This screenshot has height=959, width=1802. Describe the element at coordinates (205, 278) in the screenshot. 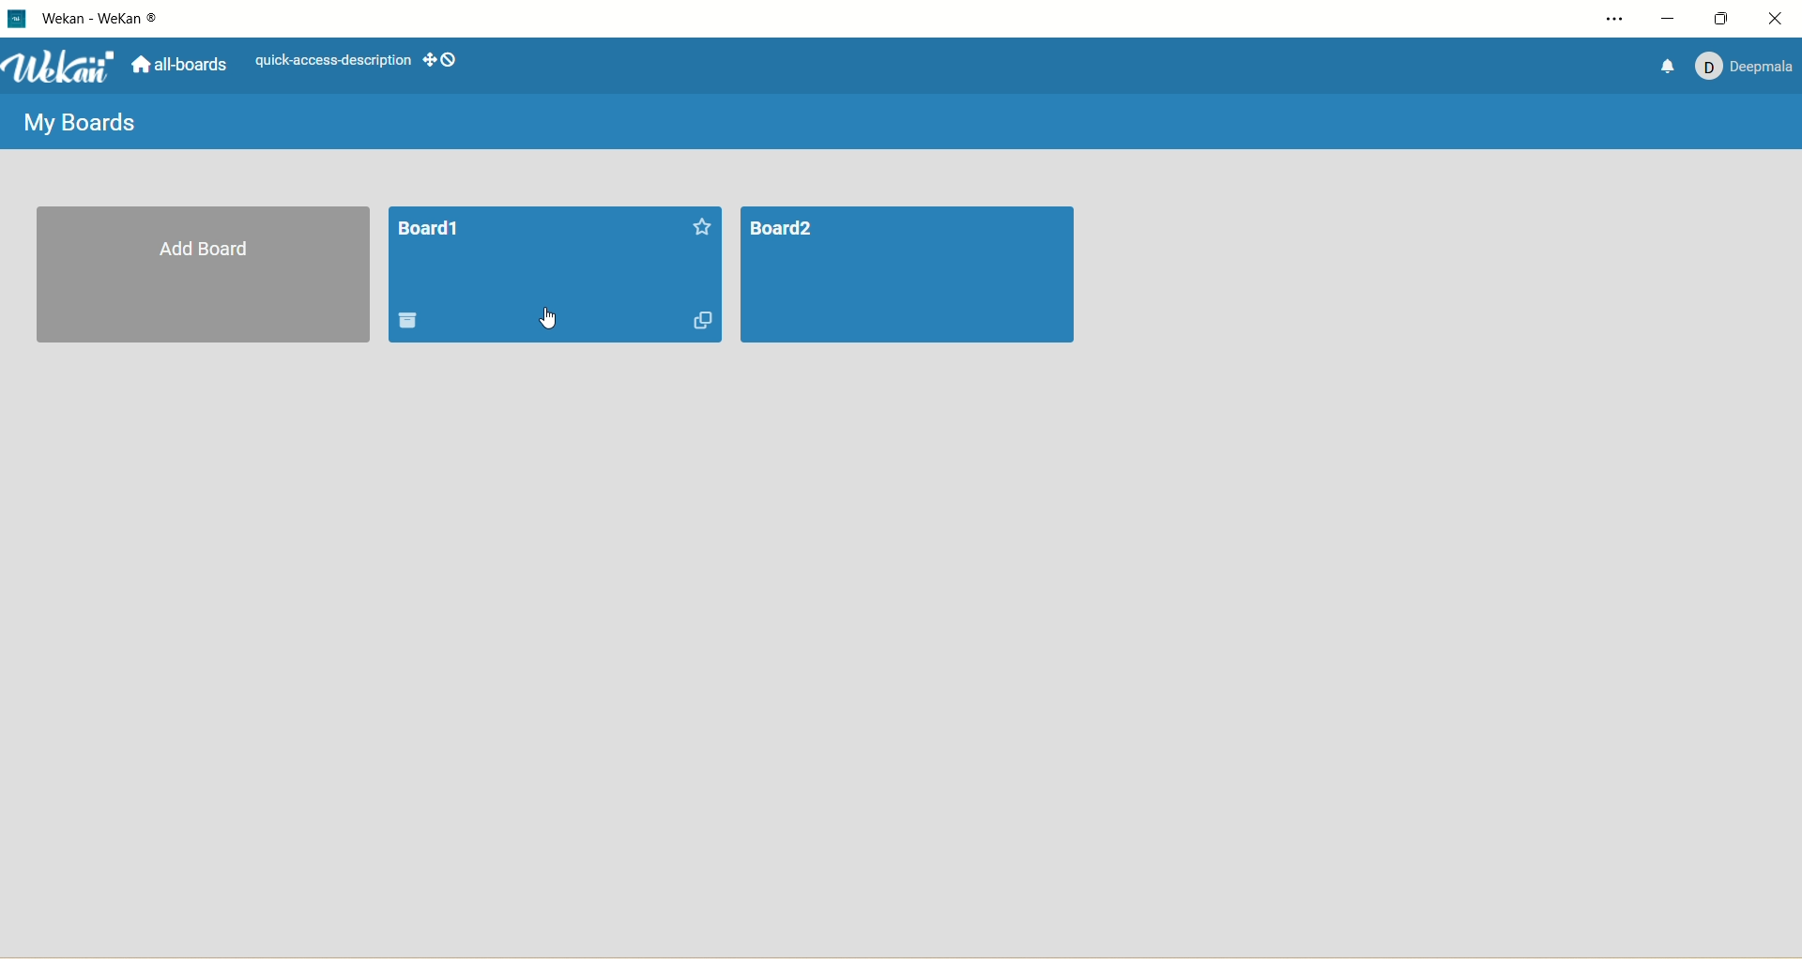

I see `add board` at that location.